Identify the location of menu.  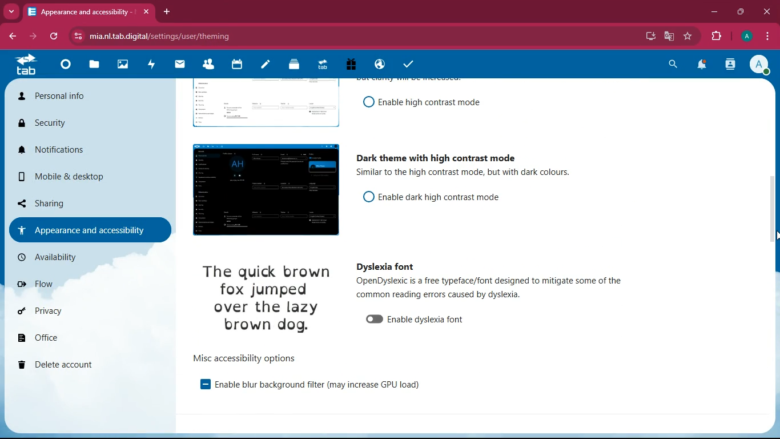
(769, 36).